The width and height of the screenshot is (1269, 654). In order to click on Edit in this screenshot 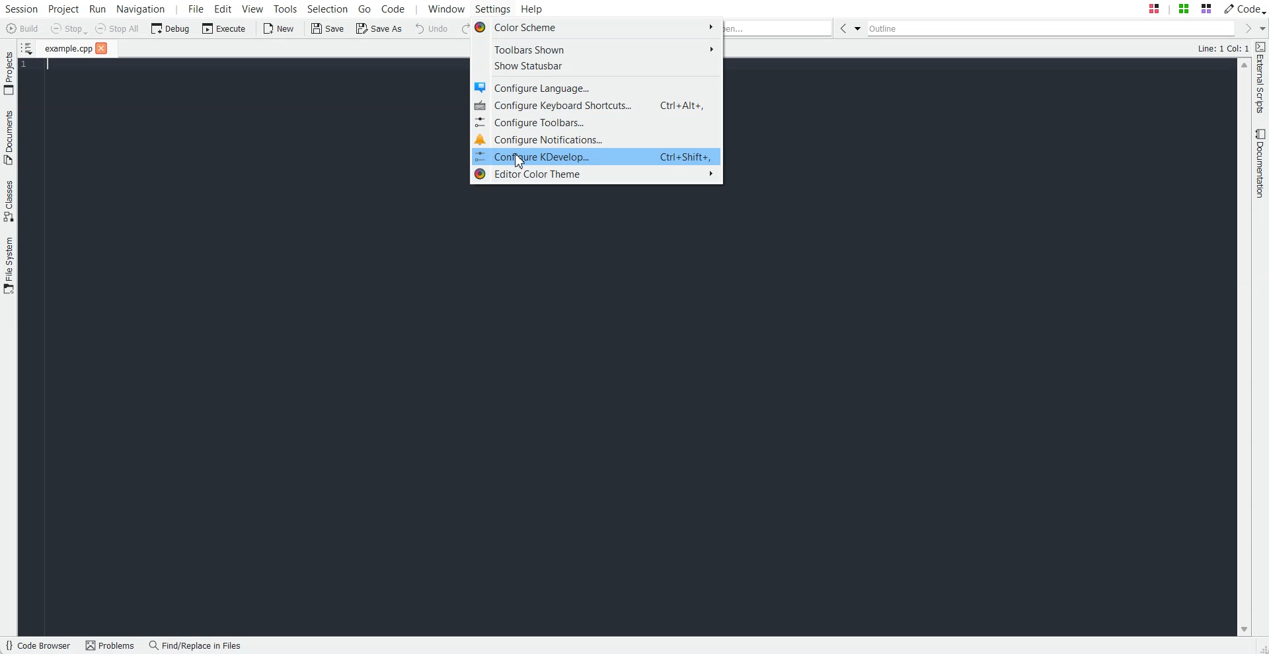, I will do `click(223, 9)`.